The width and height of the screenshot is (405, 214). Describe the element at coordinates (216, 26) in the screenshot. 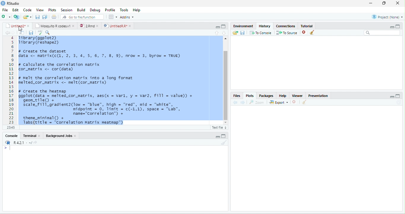

I see `minimize` at that location.